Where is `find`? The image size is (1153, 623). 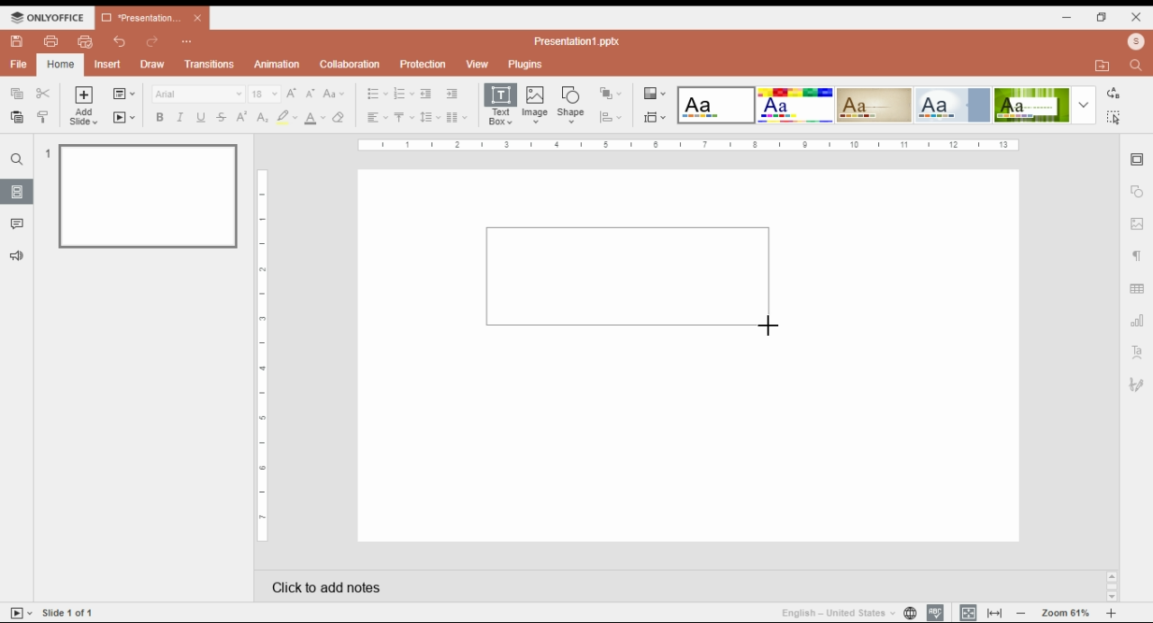 find is located at coordinates (1135, 67).